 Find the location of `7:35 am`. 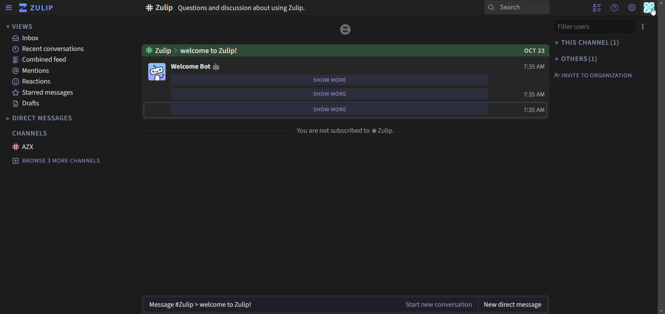

7:35 am is located at coordinates (521, 109).